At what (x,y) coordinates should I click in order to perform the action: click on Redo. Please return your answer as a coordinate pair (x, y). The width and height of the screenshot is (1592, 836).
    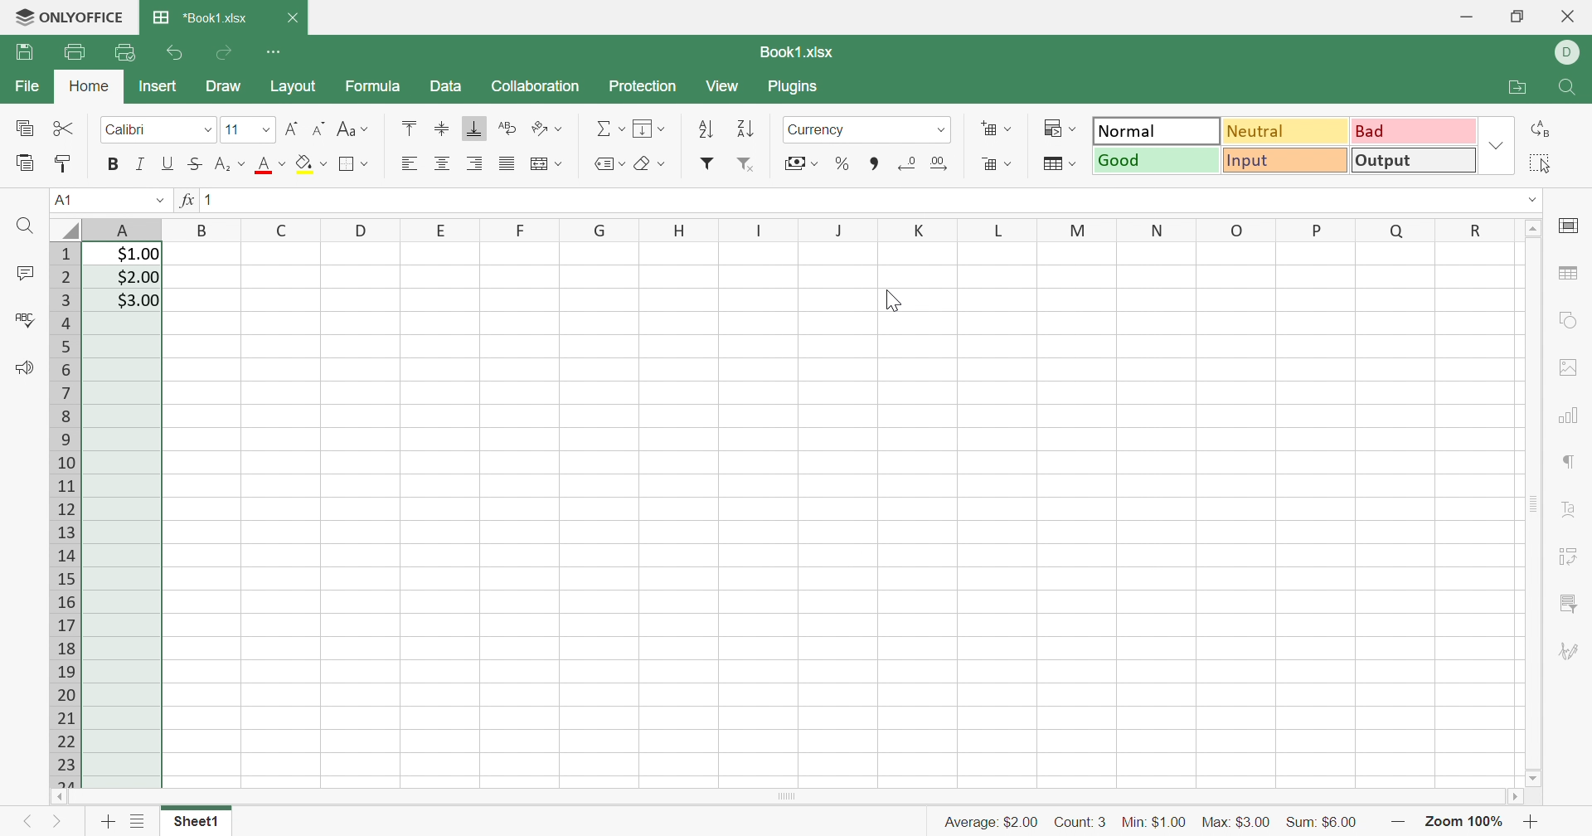
    Looking at the image, I should click on (226, 53).